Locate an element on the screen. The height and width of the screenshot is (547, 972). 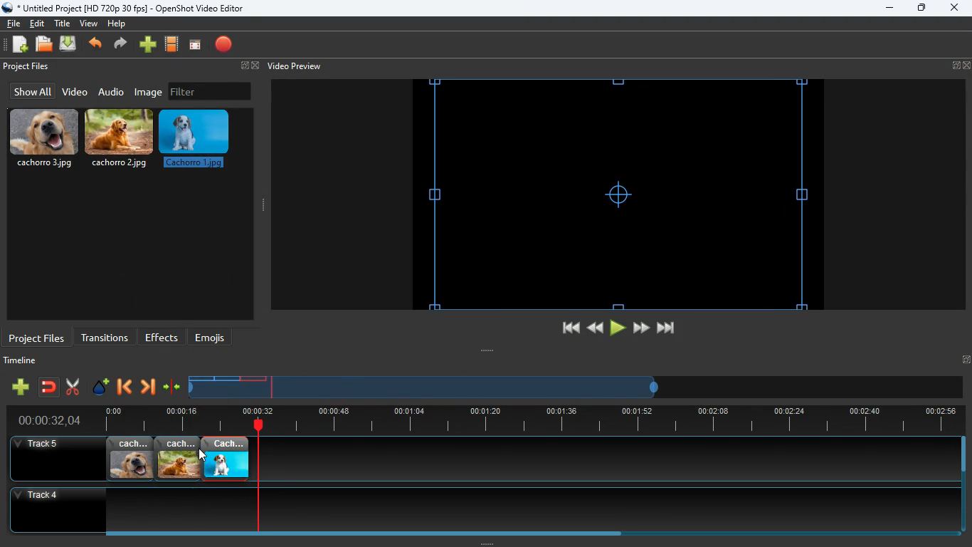
timeline is located at coordinates (23, 363).